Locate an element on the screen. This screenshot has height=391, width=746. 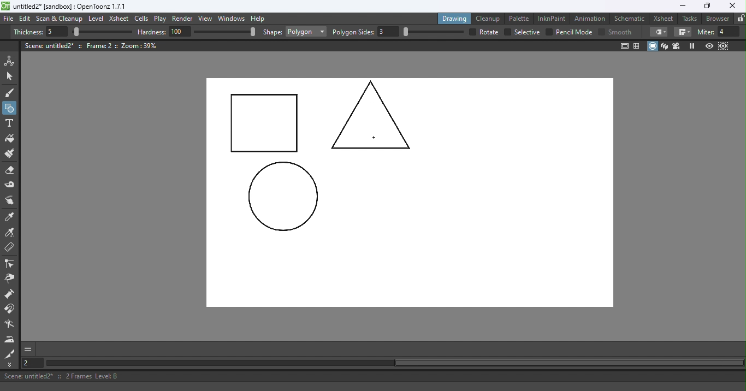
Cursor is located at coordinates (376, 138).